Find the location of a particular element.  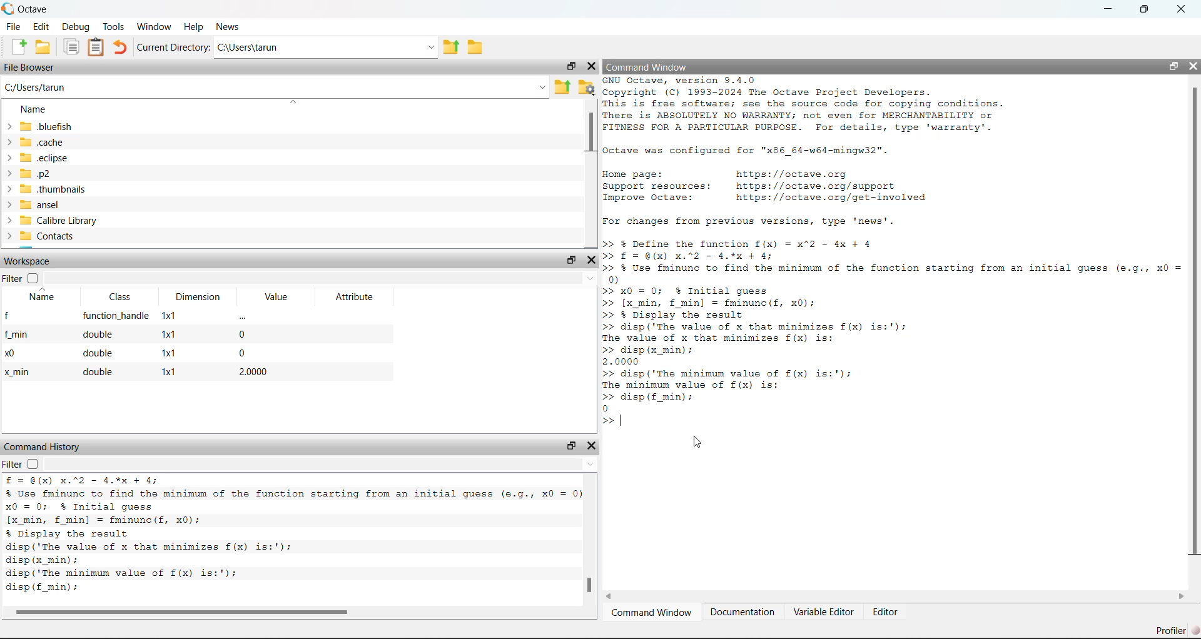

f function_handle 1x1 -
f_min double x1 0
x0 double x1 0
x_min double x1 2.0000 is located at coordinates (200, 348).